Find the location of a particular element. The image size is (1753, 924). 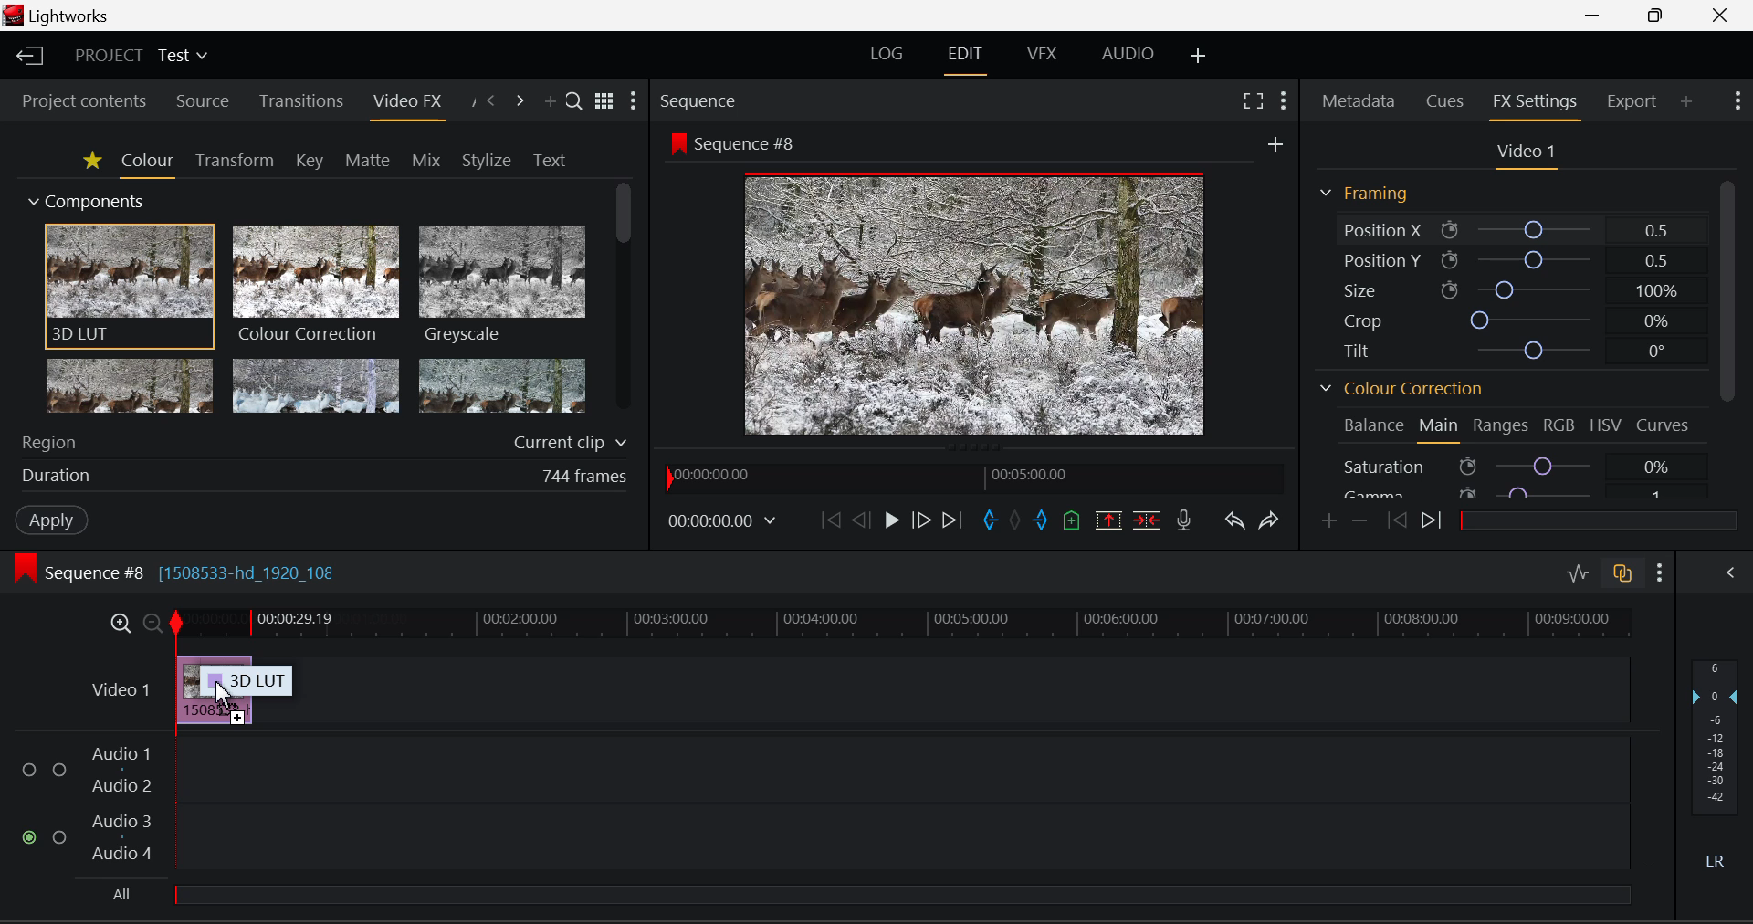

Cues is located at coordinates (1444, 101).